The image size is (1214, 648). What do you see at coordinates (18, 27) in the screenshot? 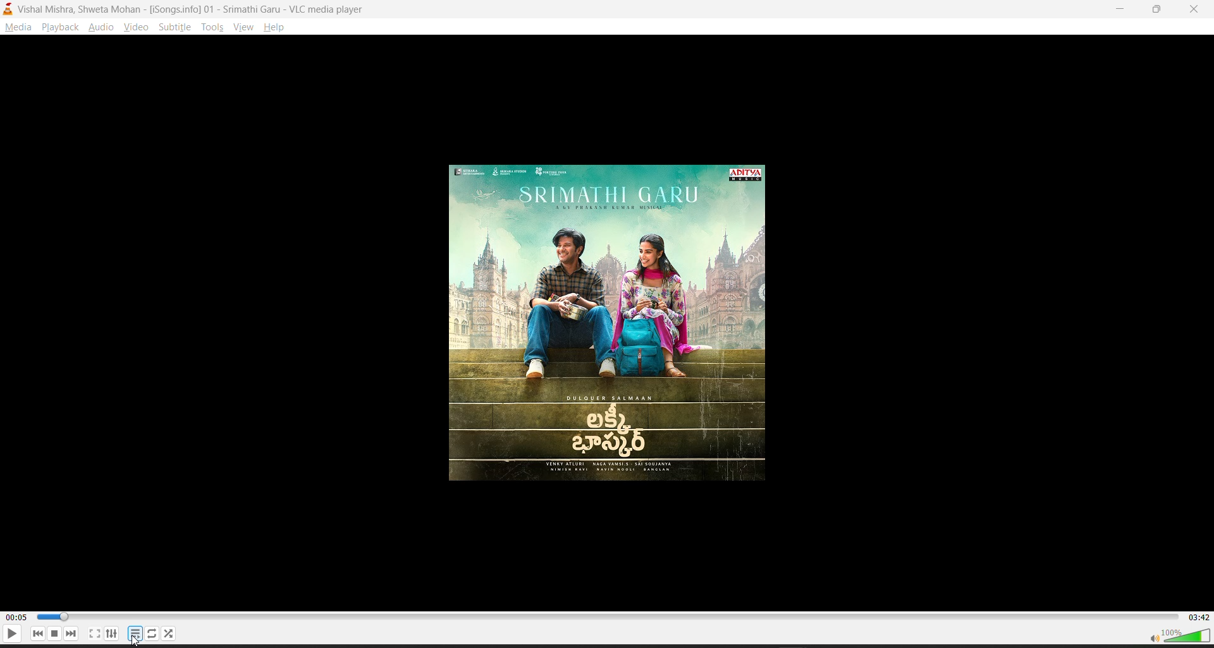
I see `media` at bounding box center [18, 27].